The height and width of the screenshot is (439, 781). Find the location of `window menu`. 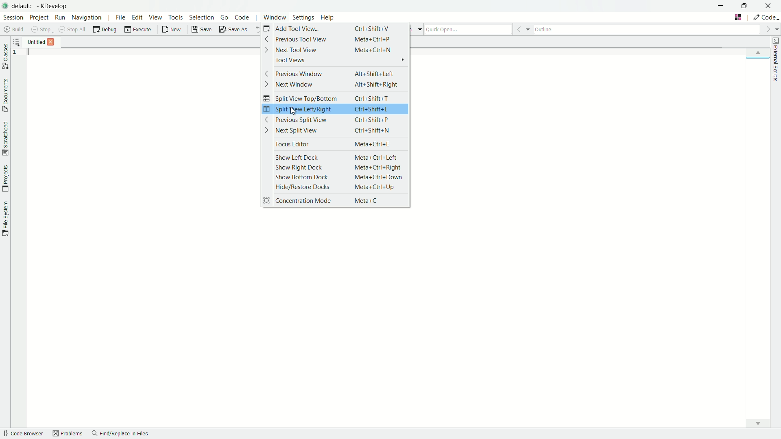

window menu is located at coordinates (275, 18).